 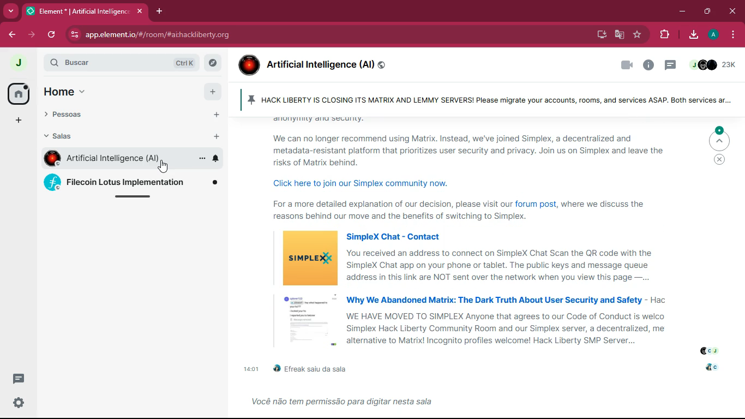 I want to click on desktop, so click(x=599, y=35).